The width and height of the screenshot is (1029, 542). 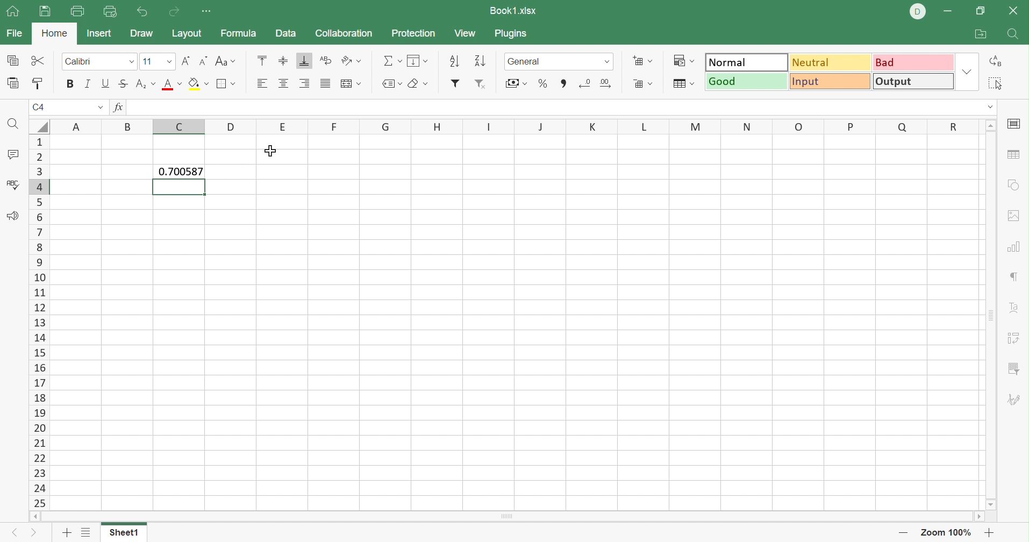 I want to click on Normal, so click(x=747, y=63).